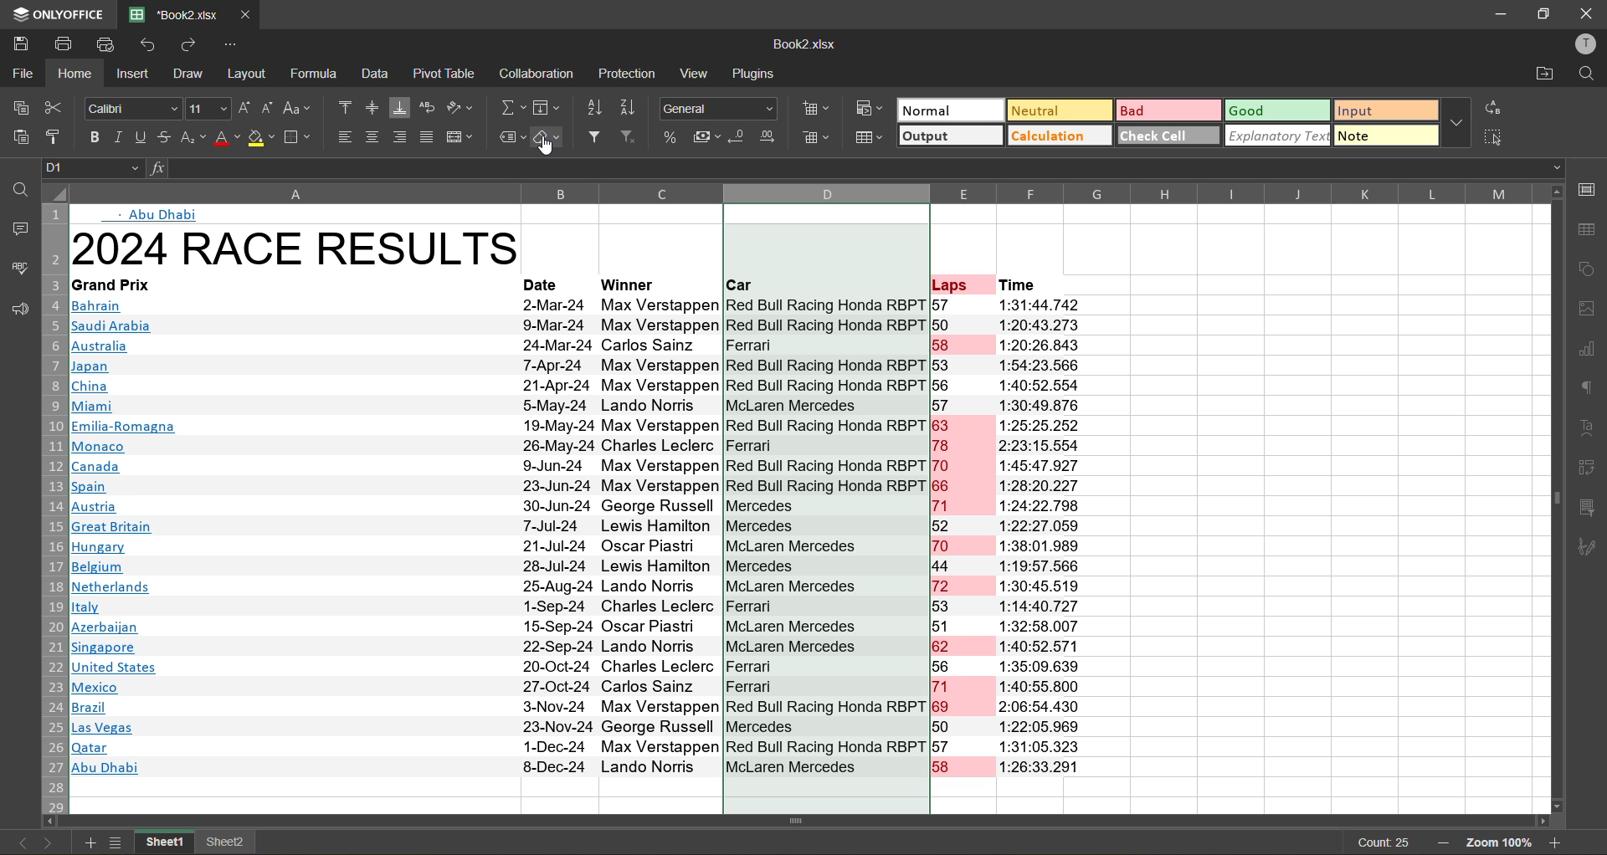 The image size is (1607, 855). What do you see at coordinates (372, 109) in the screenshot?
I see `align middle` at bounding box center [372, 109].